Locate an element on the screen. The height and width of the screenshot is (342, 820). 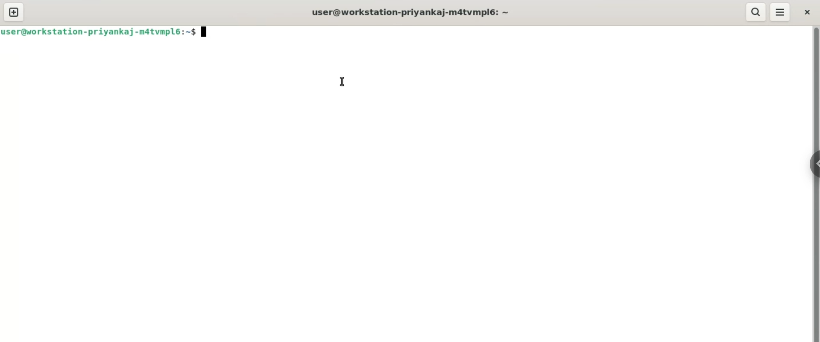
search is located at coordinates (755, 12).